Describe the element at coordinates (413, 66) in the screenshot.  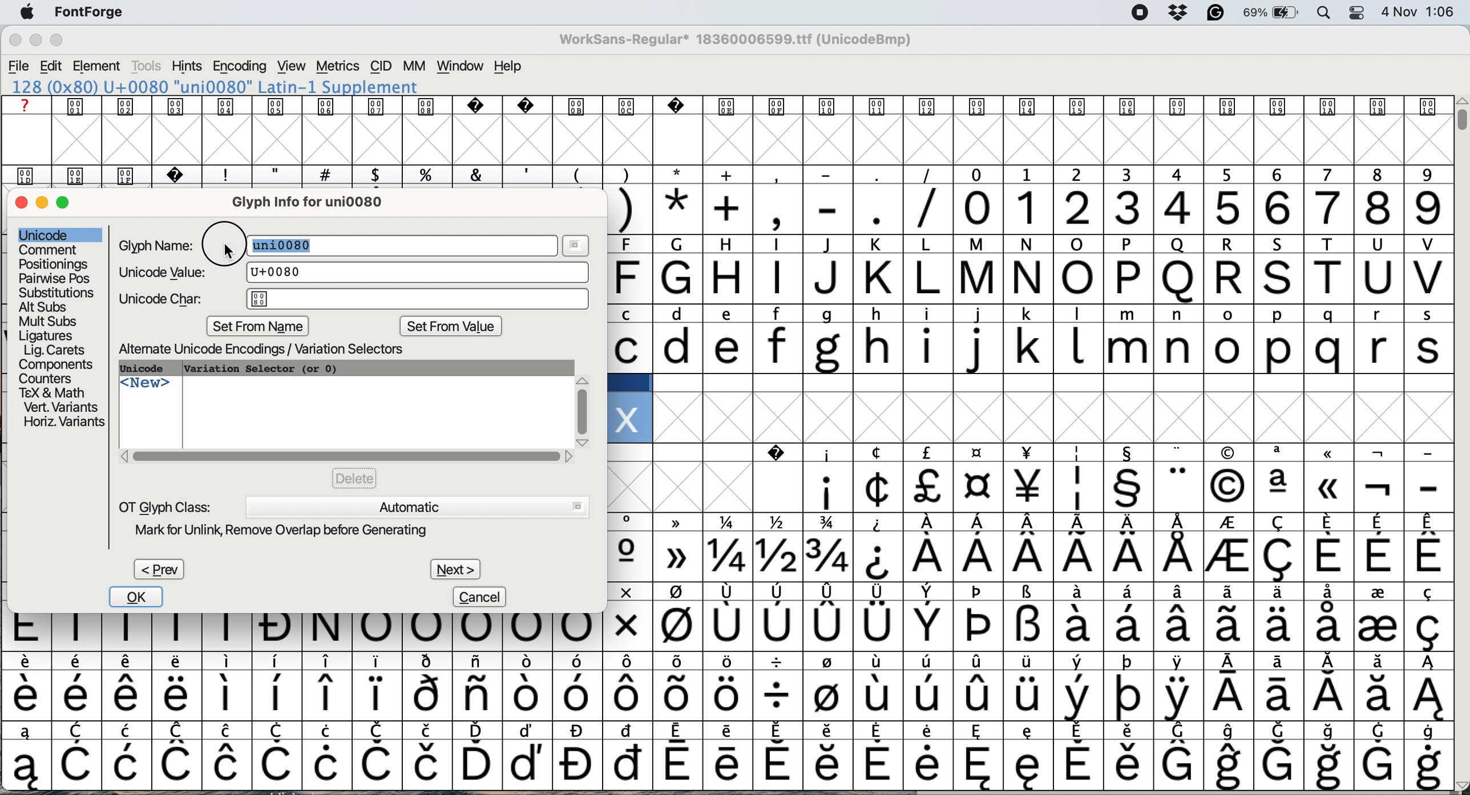
I see `mm` at that location.